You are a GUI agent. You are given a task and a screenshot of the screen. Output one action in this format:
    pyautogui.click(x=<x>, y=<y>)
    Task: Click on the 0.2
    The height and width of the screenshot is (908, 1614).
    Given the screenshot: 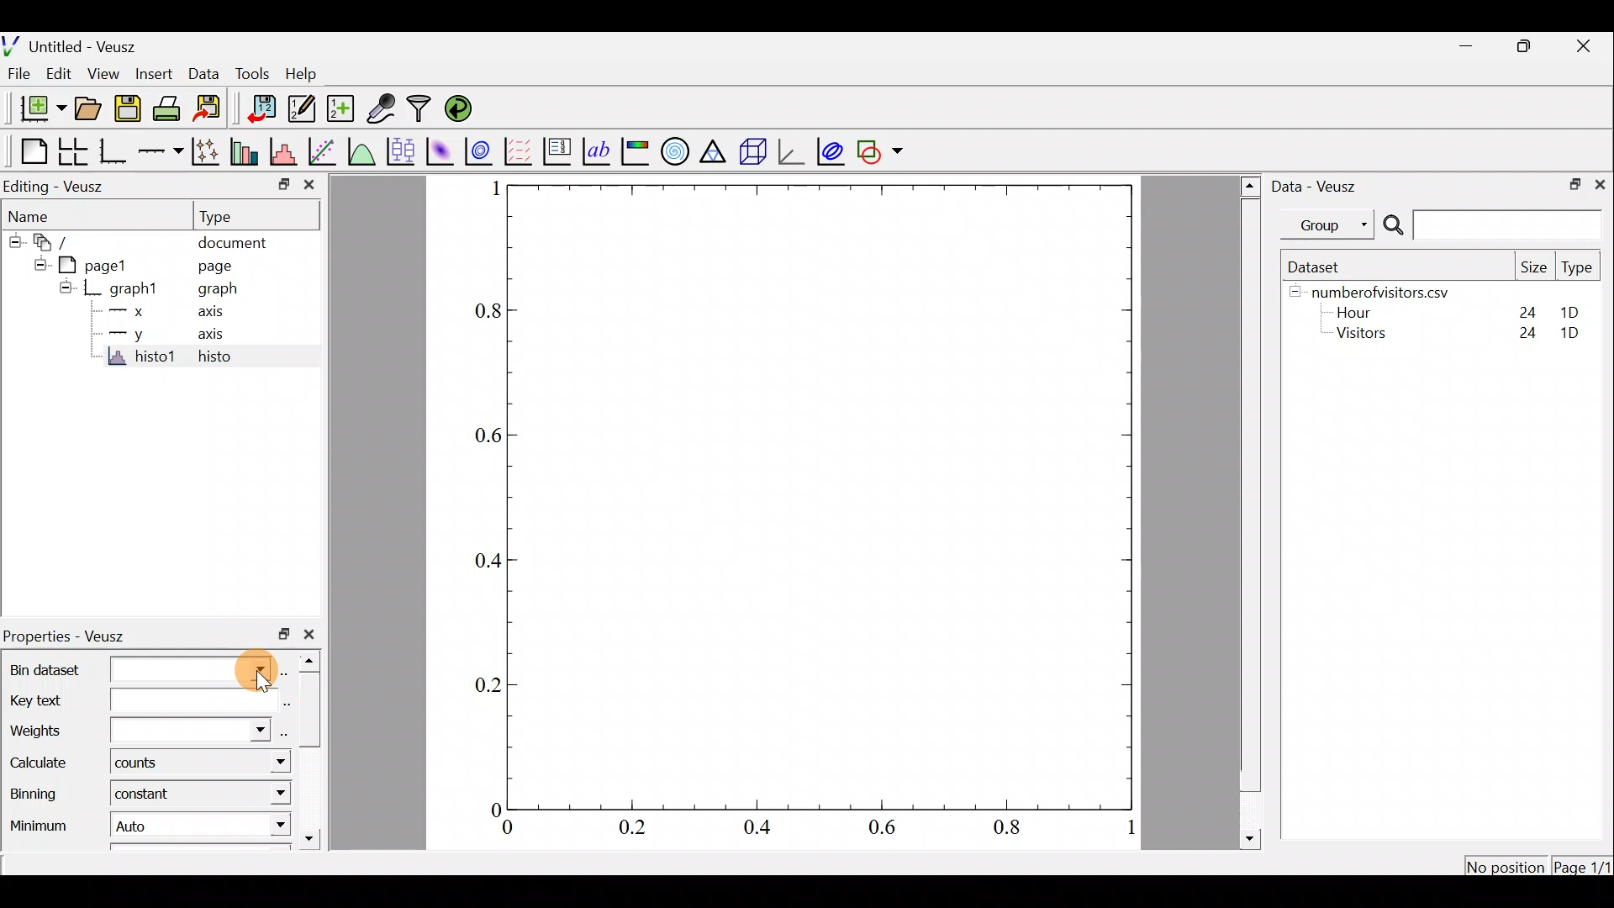 What is the action you would take?
    pyautogui.click(x=483, y=687)
    